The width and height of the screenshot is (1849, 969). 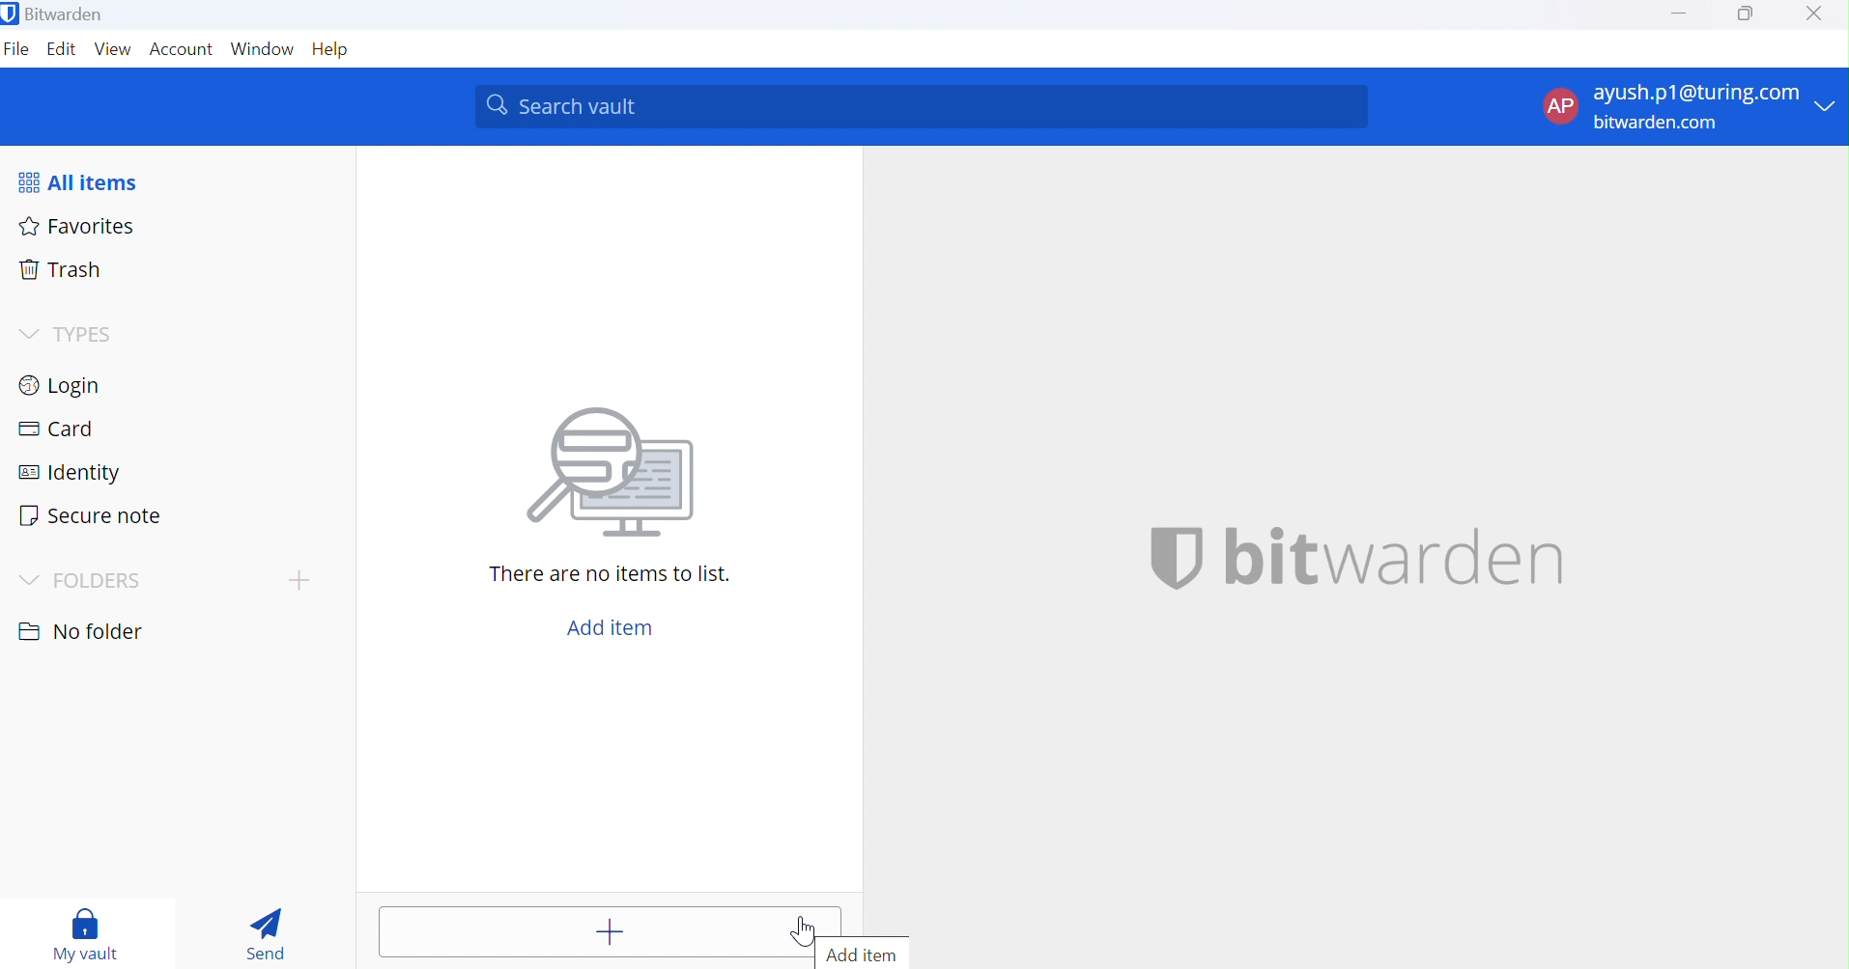 What do you see at coordinates (57, 430) in the screenshot?
I see `Card` at bounding box center [57, 430].